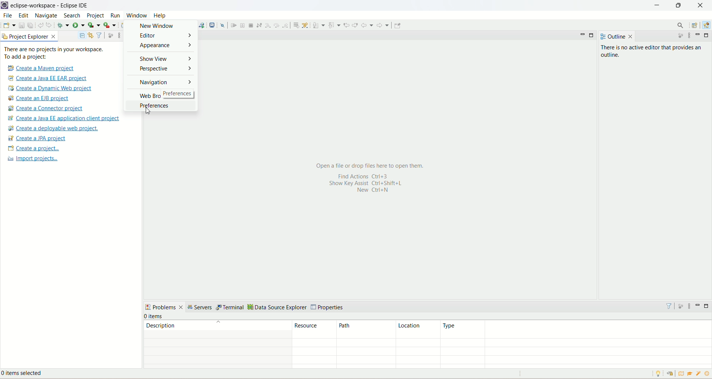 The image size is (712, 379). Describe the element at coordinates (162, 47) in the screenshot. I see `appearance` at that location.